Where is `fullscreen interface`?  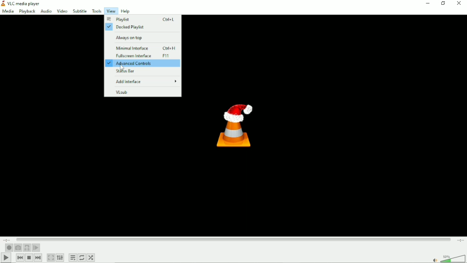
fullscreen interface is located at coordinates (141, 56).